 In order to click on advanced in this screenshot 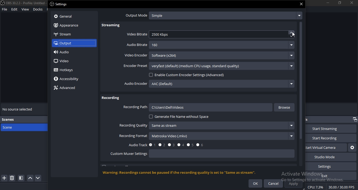, I will do `click(66, 88)`.